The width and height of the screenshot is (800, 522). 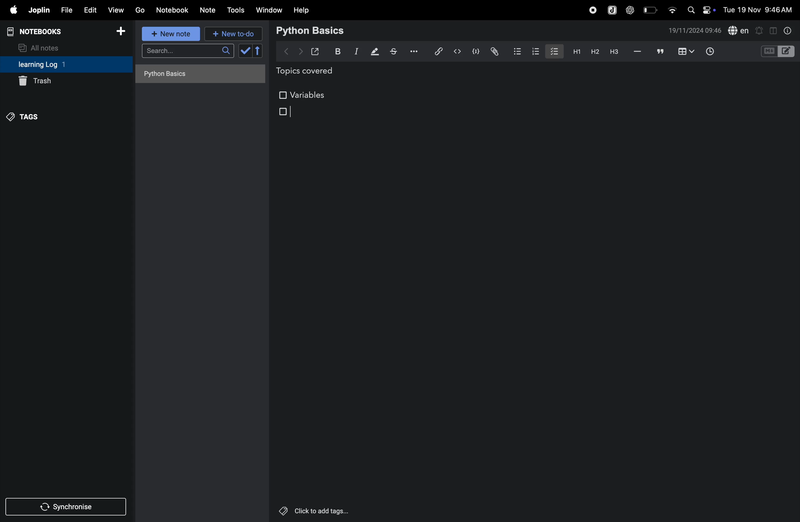 What do you see at coordinates (286, 111) in the screenshot?
I see `checkbox` at bounding box center [286, 111].